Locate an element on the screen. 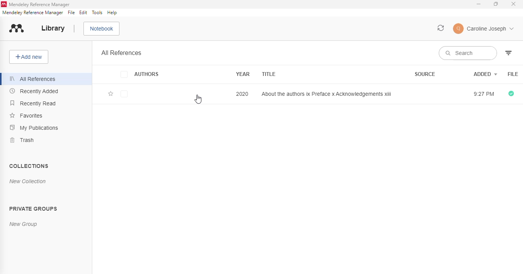  add new is located at coordinates (29, 57).